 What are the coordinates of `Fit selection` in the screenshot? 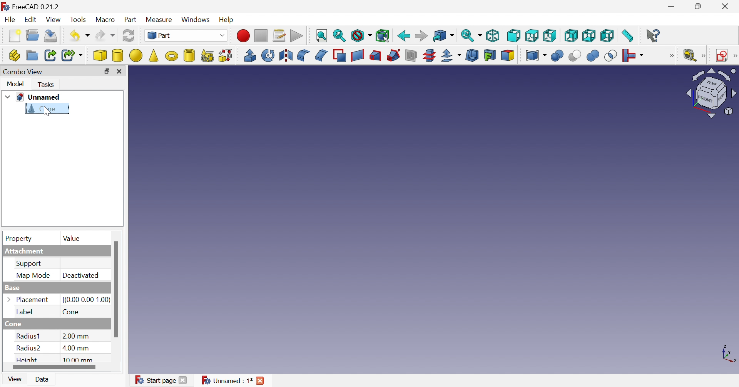 It's located at (339, 36).